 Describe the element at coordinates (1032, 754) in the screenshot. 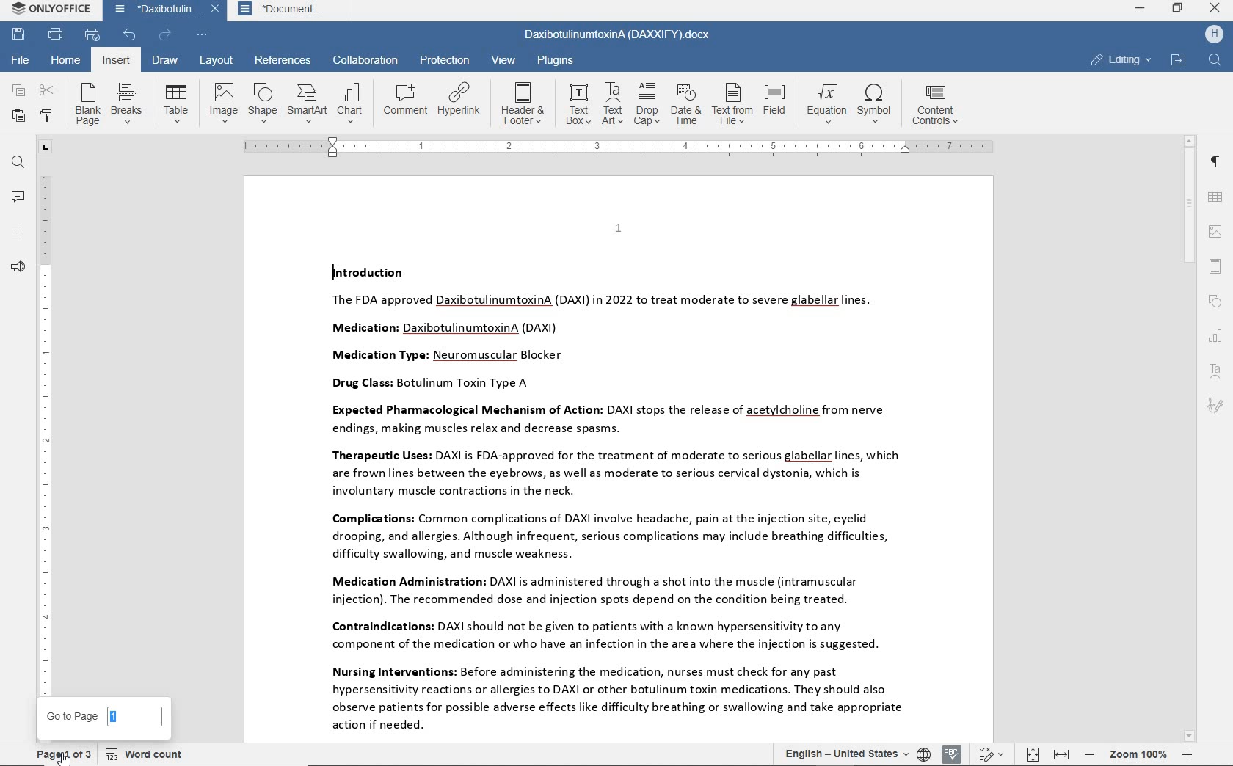

I see `fit to page` at that location.